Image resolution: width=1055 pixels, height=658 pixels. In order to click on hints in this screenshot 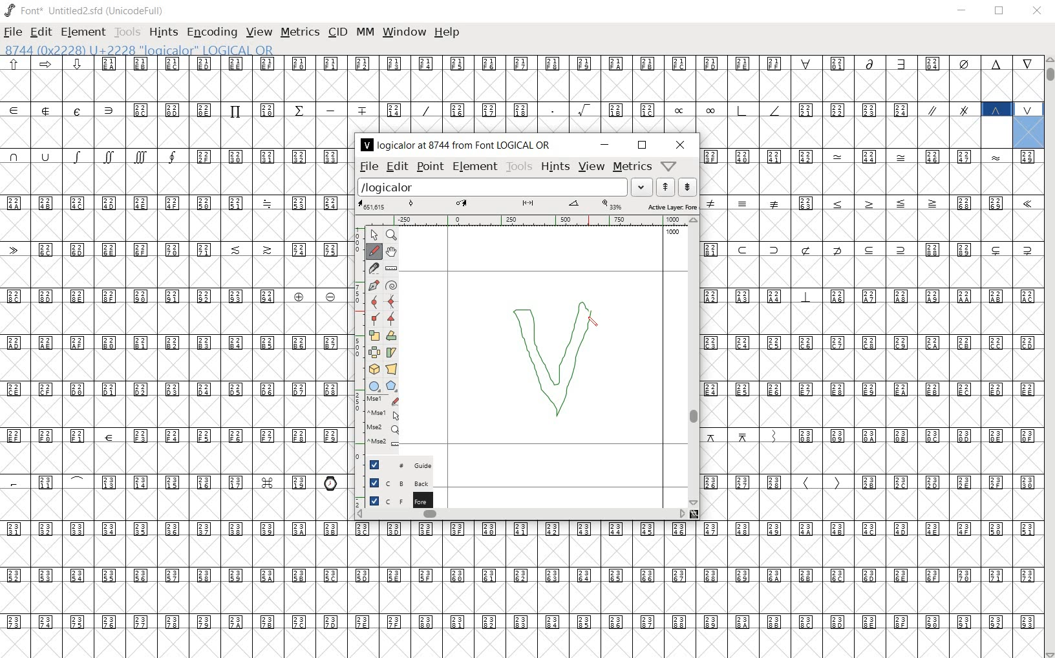, I will do `click(162, 34)`.